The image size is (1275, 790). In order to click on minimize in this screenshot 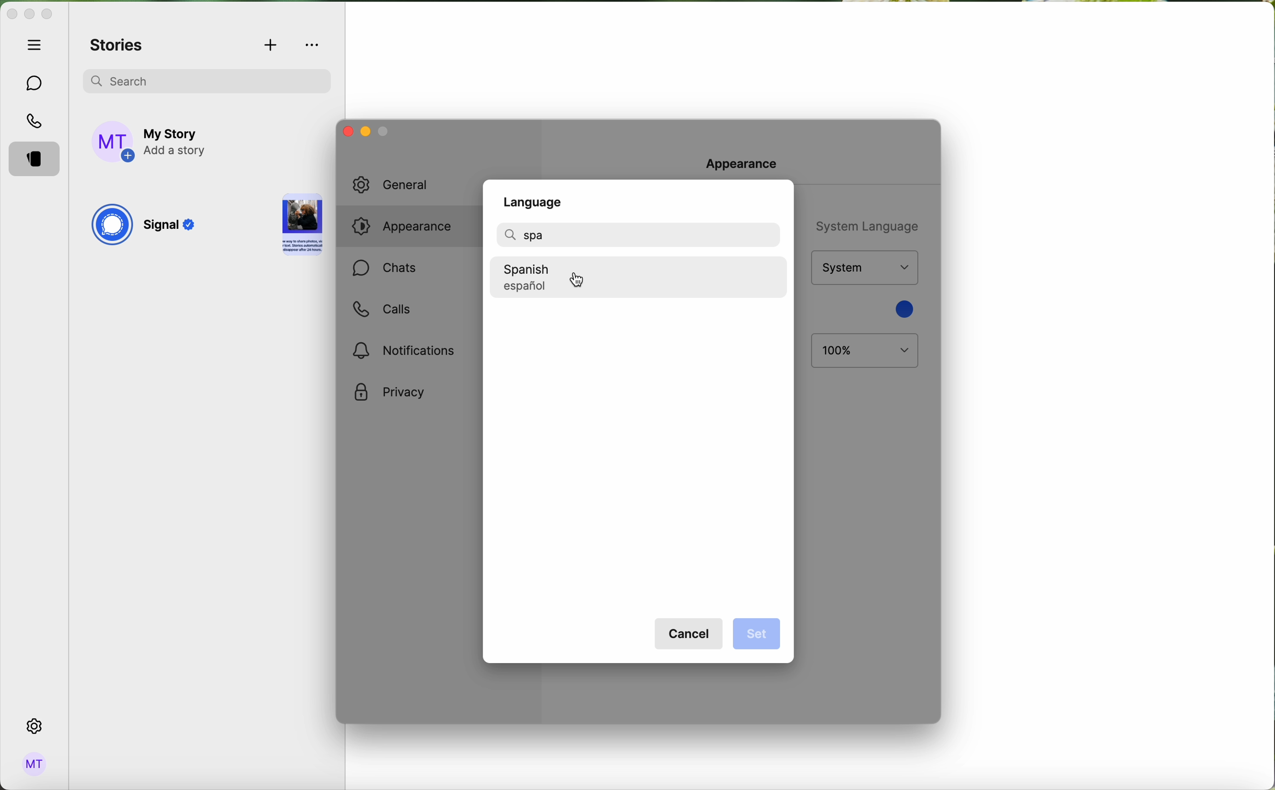, I will do `click(364, 133)`.